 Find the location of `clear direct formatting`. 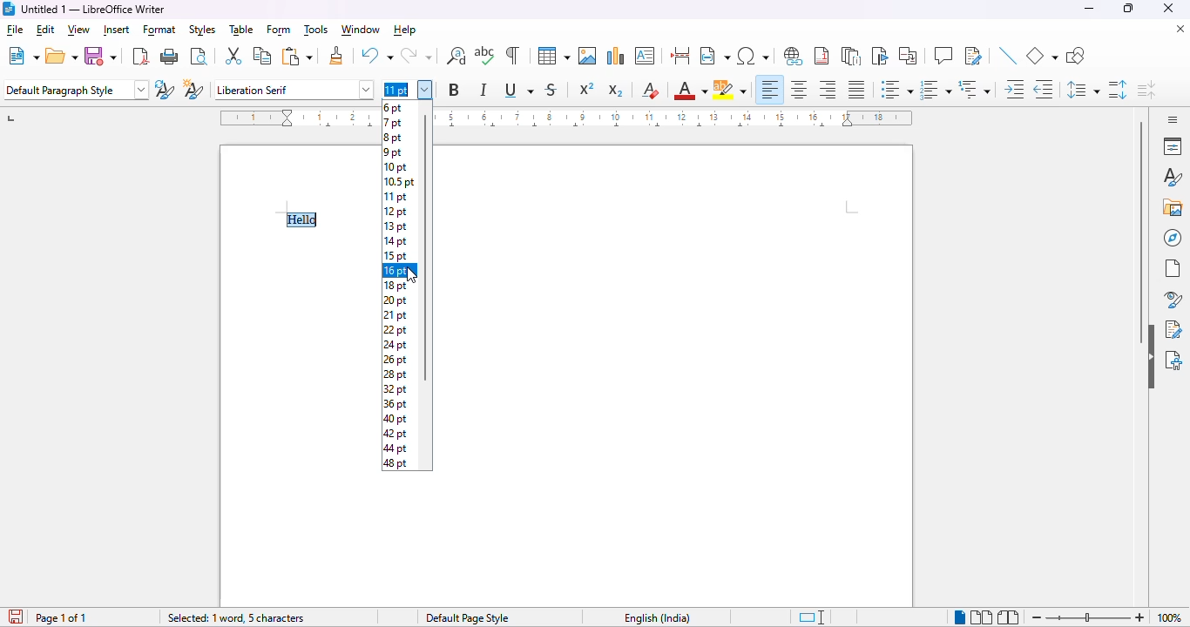

clear direct formatting is located at coordinates (650, 91).